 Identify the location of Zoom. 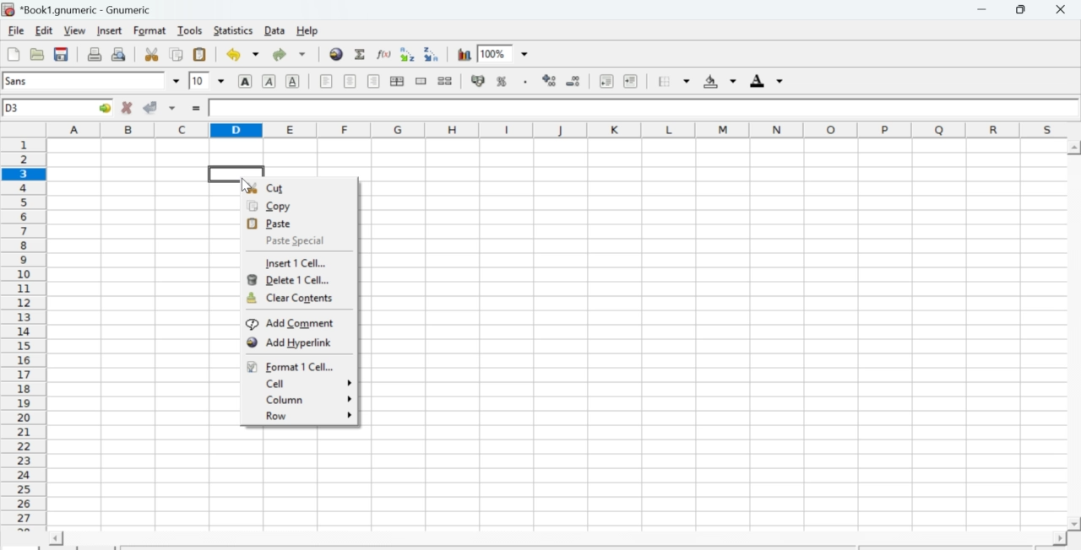
(495, 52).